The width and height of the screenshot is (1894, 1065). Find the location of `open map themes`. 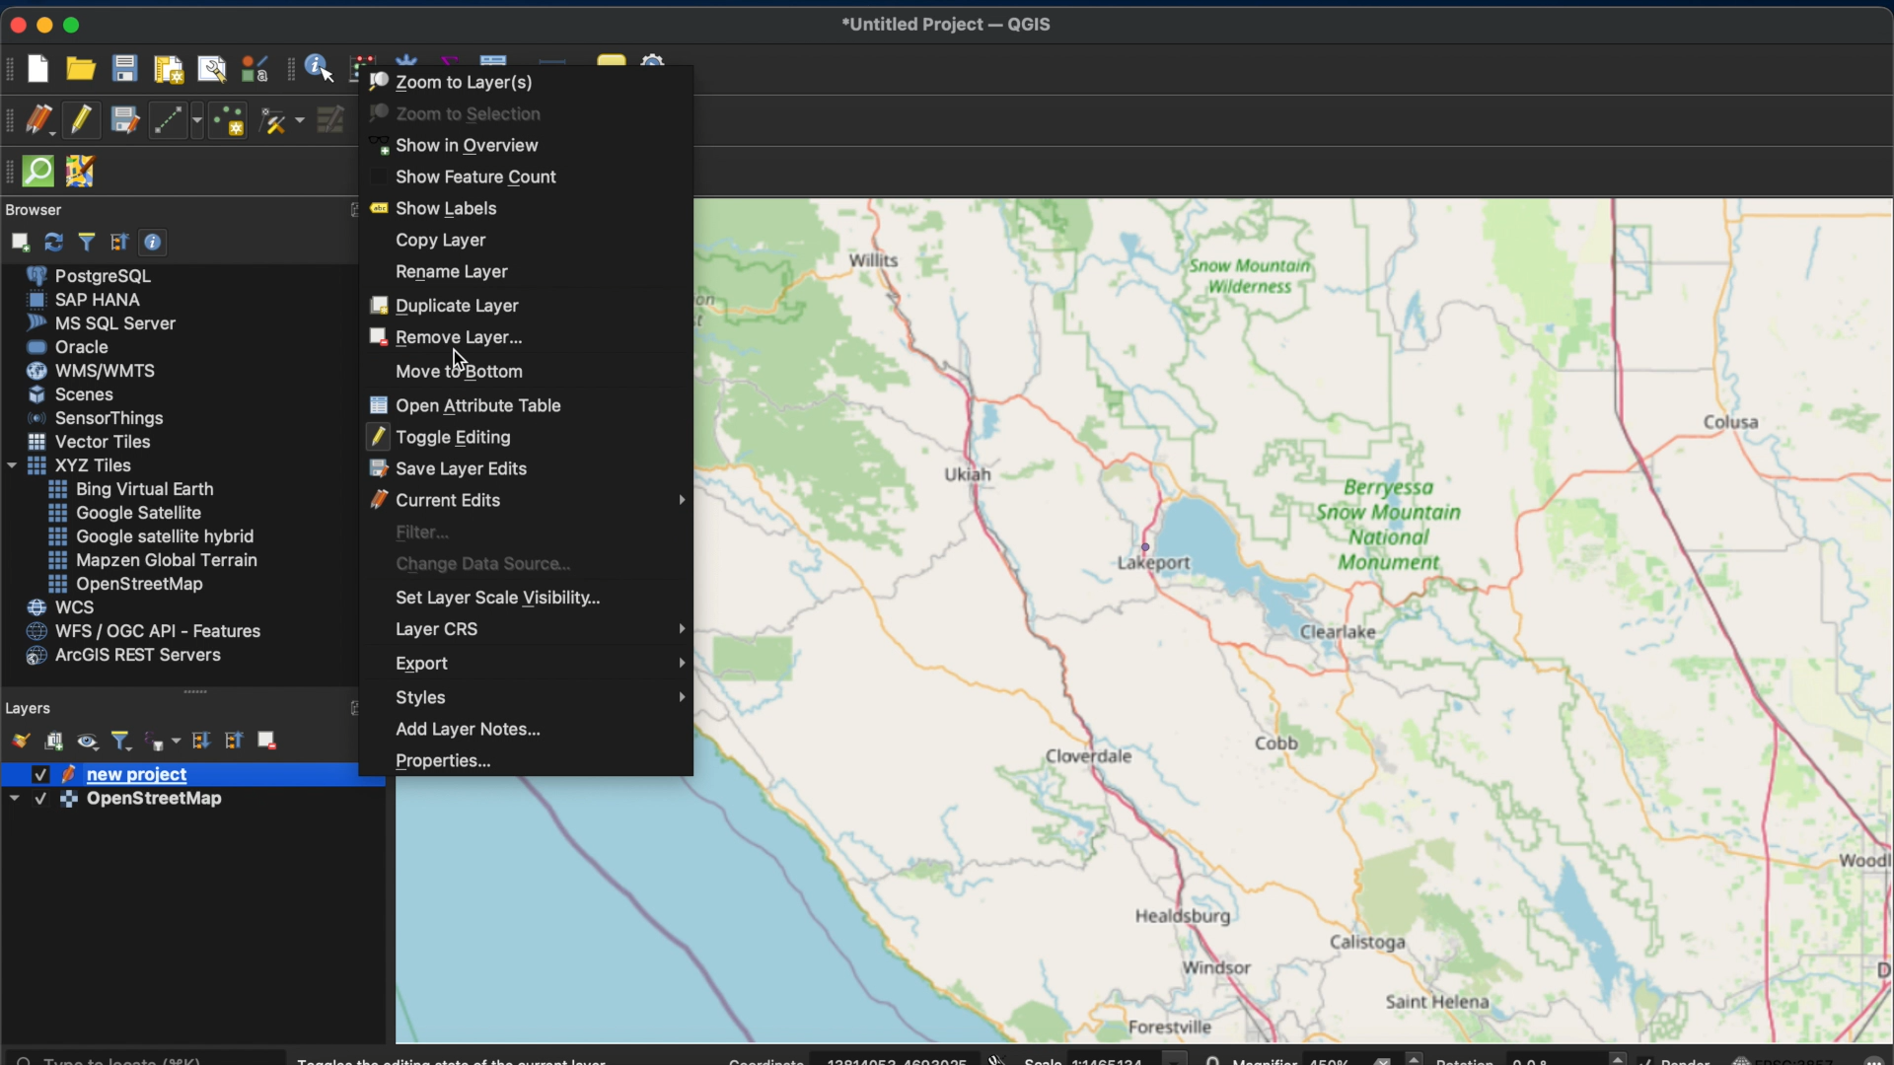

open map themes is located at coordinates (88, 744).